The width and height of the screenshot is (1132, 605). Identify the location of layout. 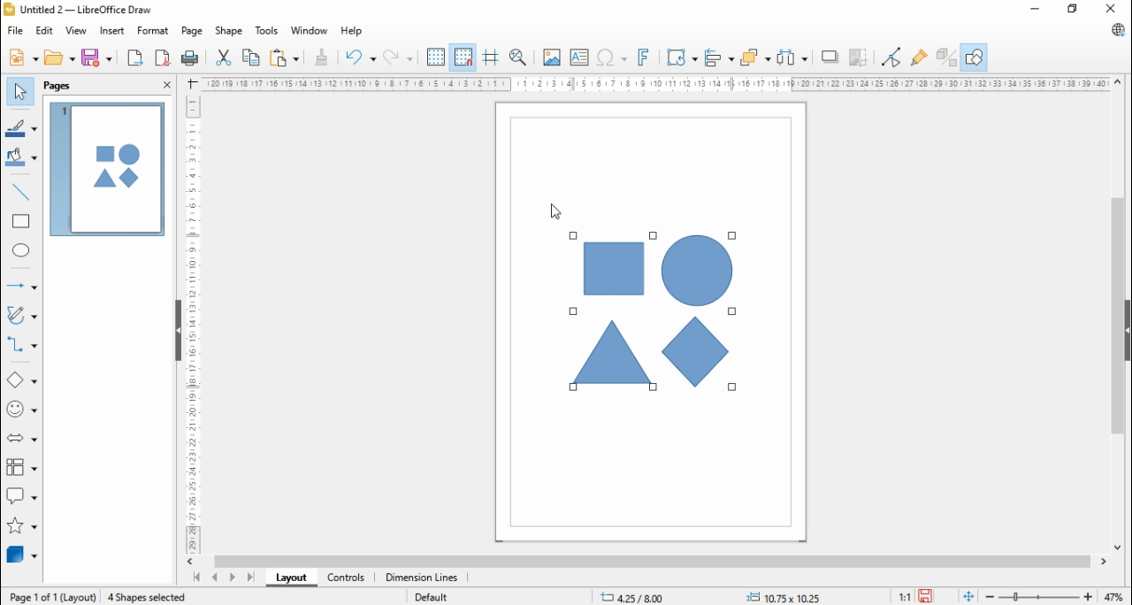
(287, 578).